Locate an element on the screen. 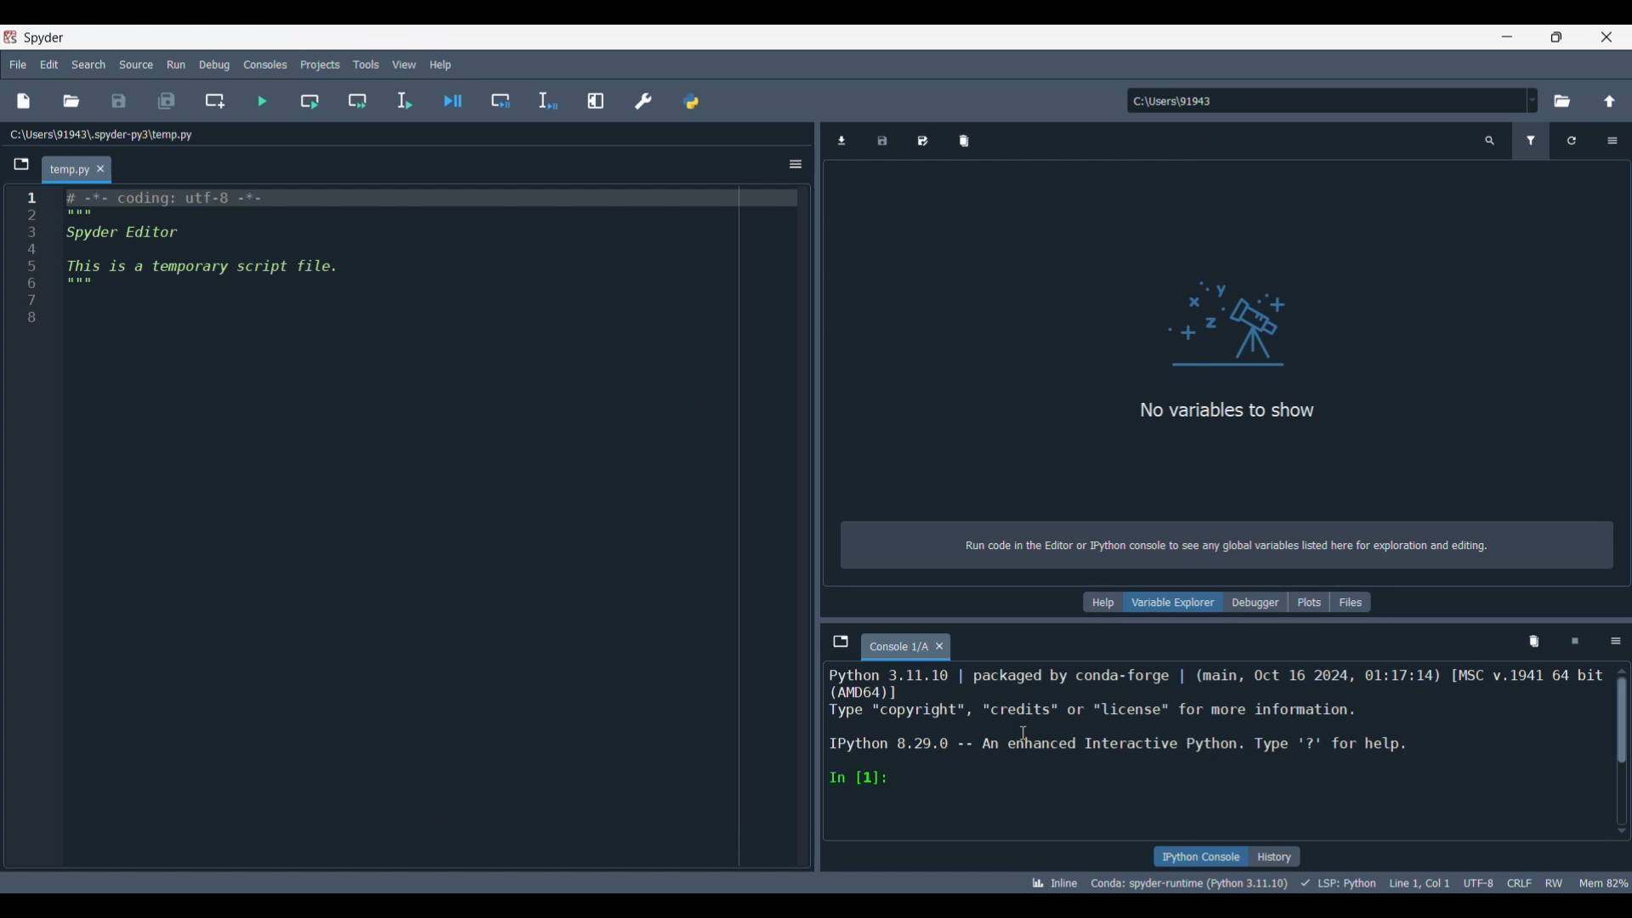 The image size is (1632, 918). scrollbar is located at coordinates (1619, 719).